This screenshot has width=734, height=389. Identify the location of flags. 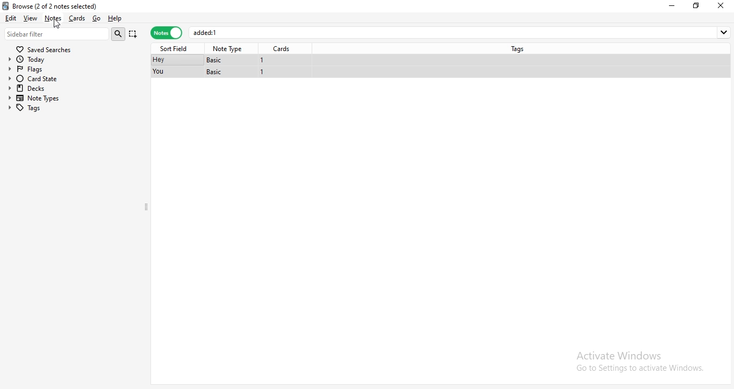
(36, 68).